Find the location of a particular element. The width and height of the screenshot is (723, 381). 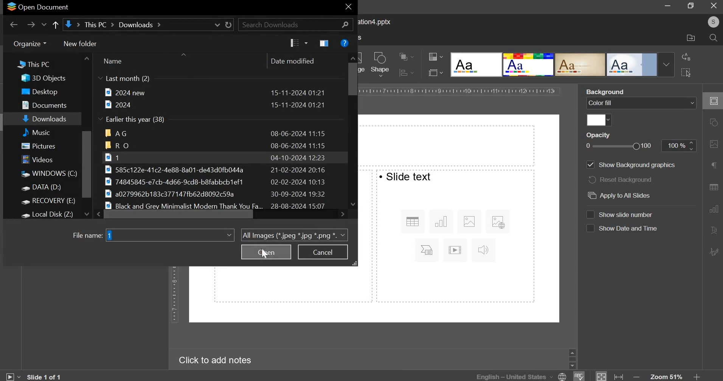

current slide number is located at coordinates (46, 376).